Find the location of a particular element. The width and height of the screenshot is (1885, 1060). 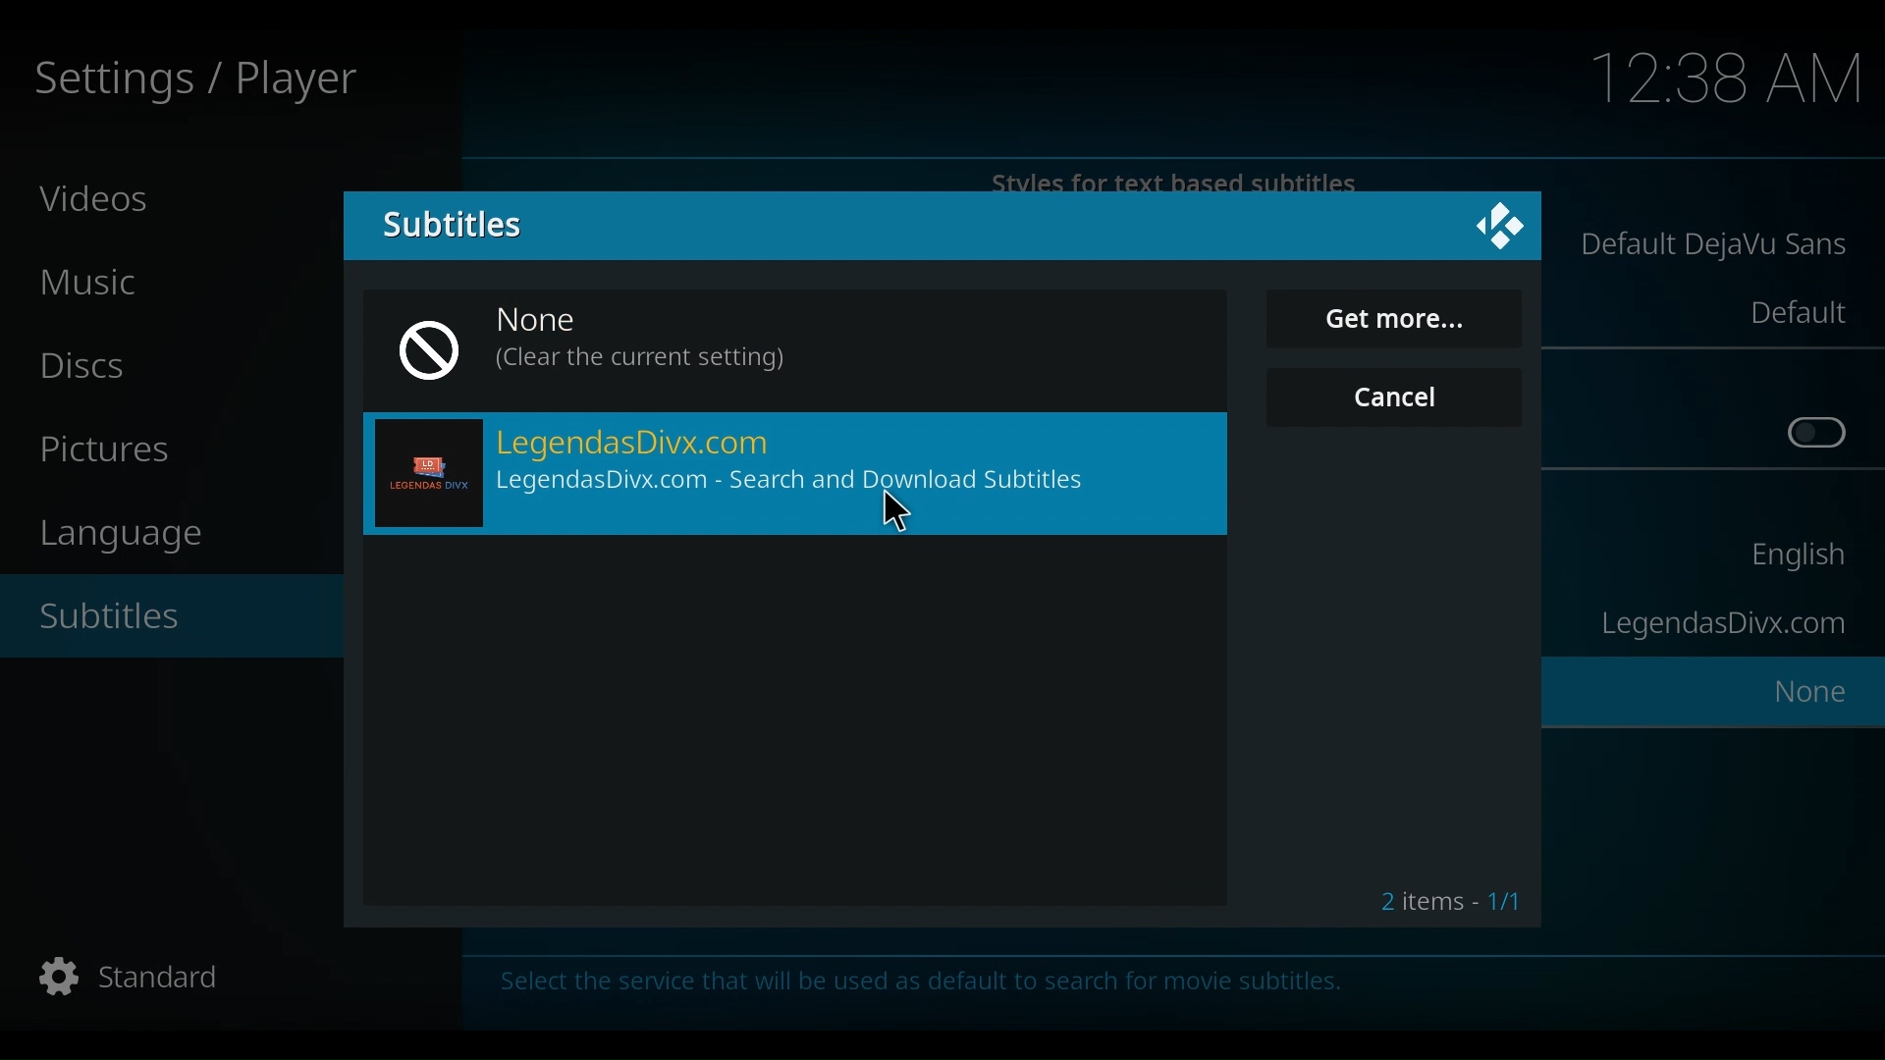

Toggle on/off is located at coordinates (1817, 434).